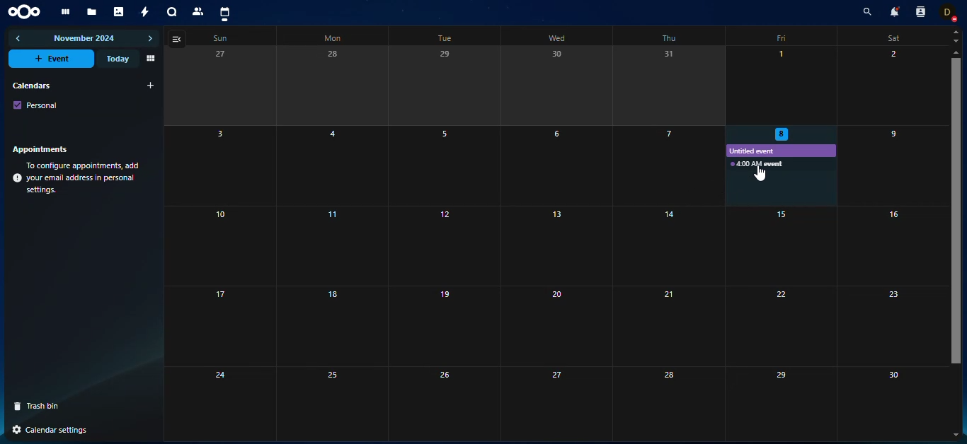 Image resolution: width=967 pixels, height=444 pixels. I want to click on search, so click(864, 13).